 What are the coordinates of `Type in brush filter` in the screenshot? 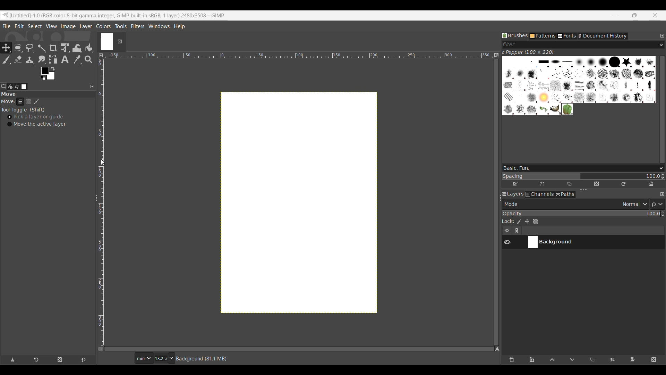 It's located at (580, 45).